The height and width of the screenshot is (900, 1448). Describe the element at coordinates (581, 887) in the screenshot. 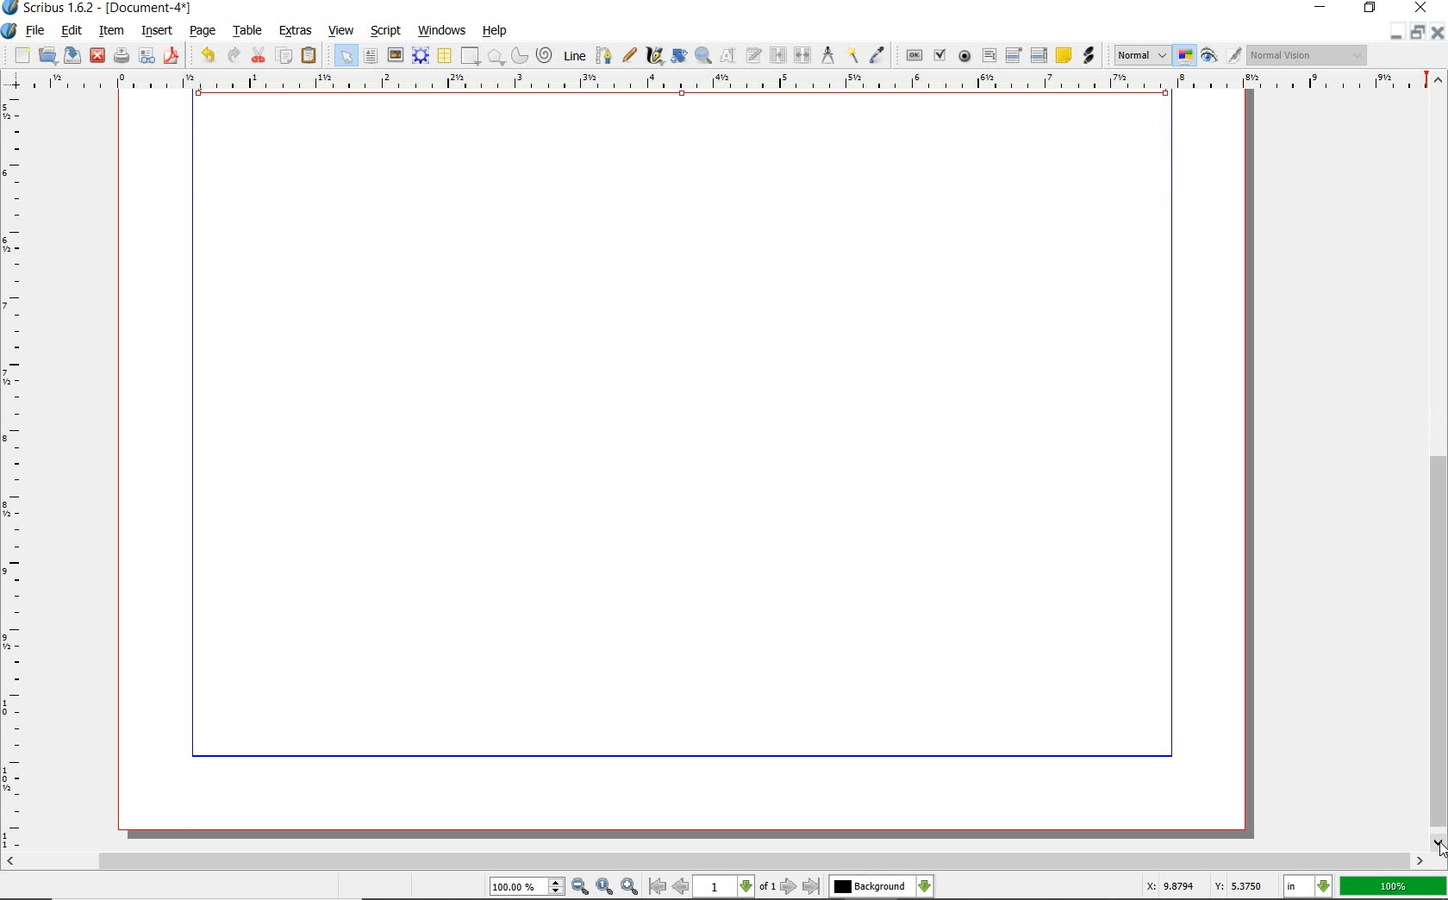

I see `zoom out` at that location.